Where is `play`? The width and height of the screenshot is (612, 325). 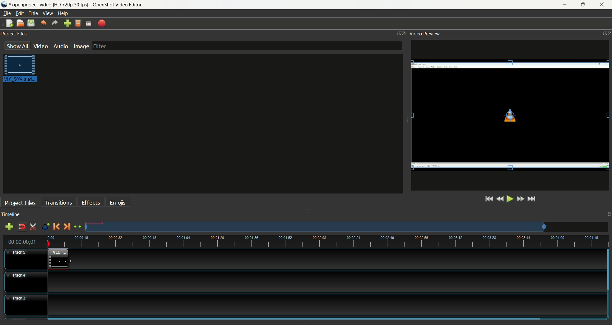 play is located at coordinates (510, 199).